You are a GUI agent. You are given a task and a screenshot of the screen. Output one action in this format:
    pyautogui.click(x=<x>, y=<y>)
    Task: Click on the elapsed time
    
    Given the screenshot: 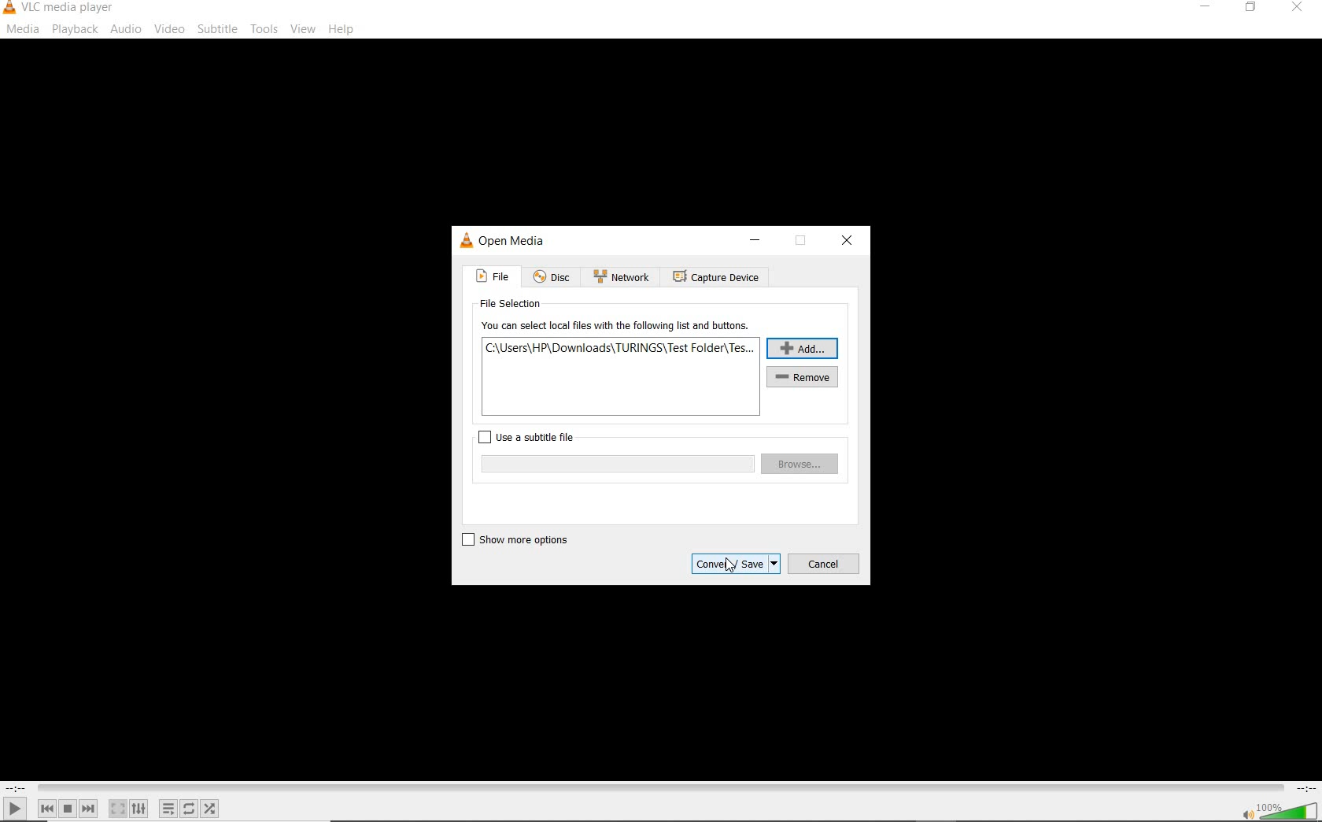 What is the action you would take?
    pyautogui.click(x=16, y=788)
    